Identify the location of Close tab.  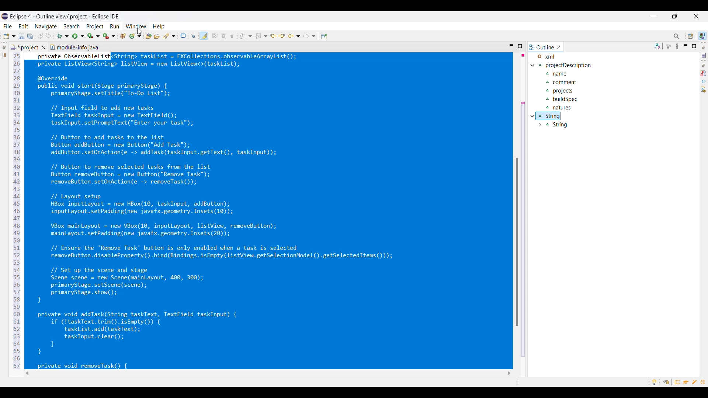
(43, 47).